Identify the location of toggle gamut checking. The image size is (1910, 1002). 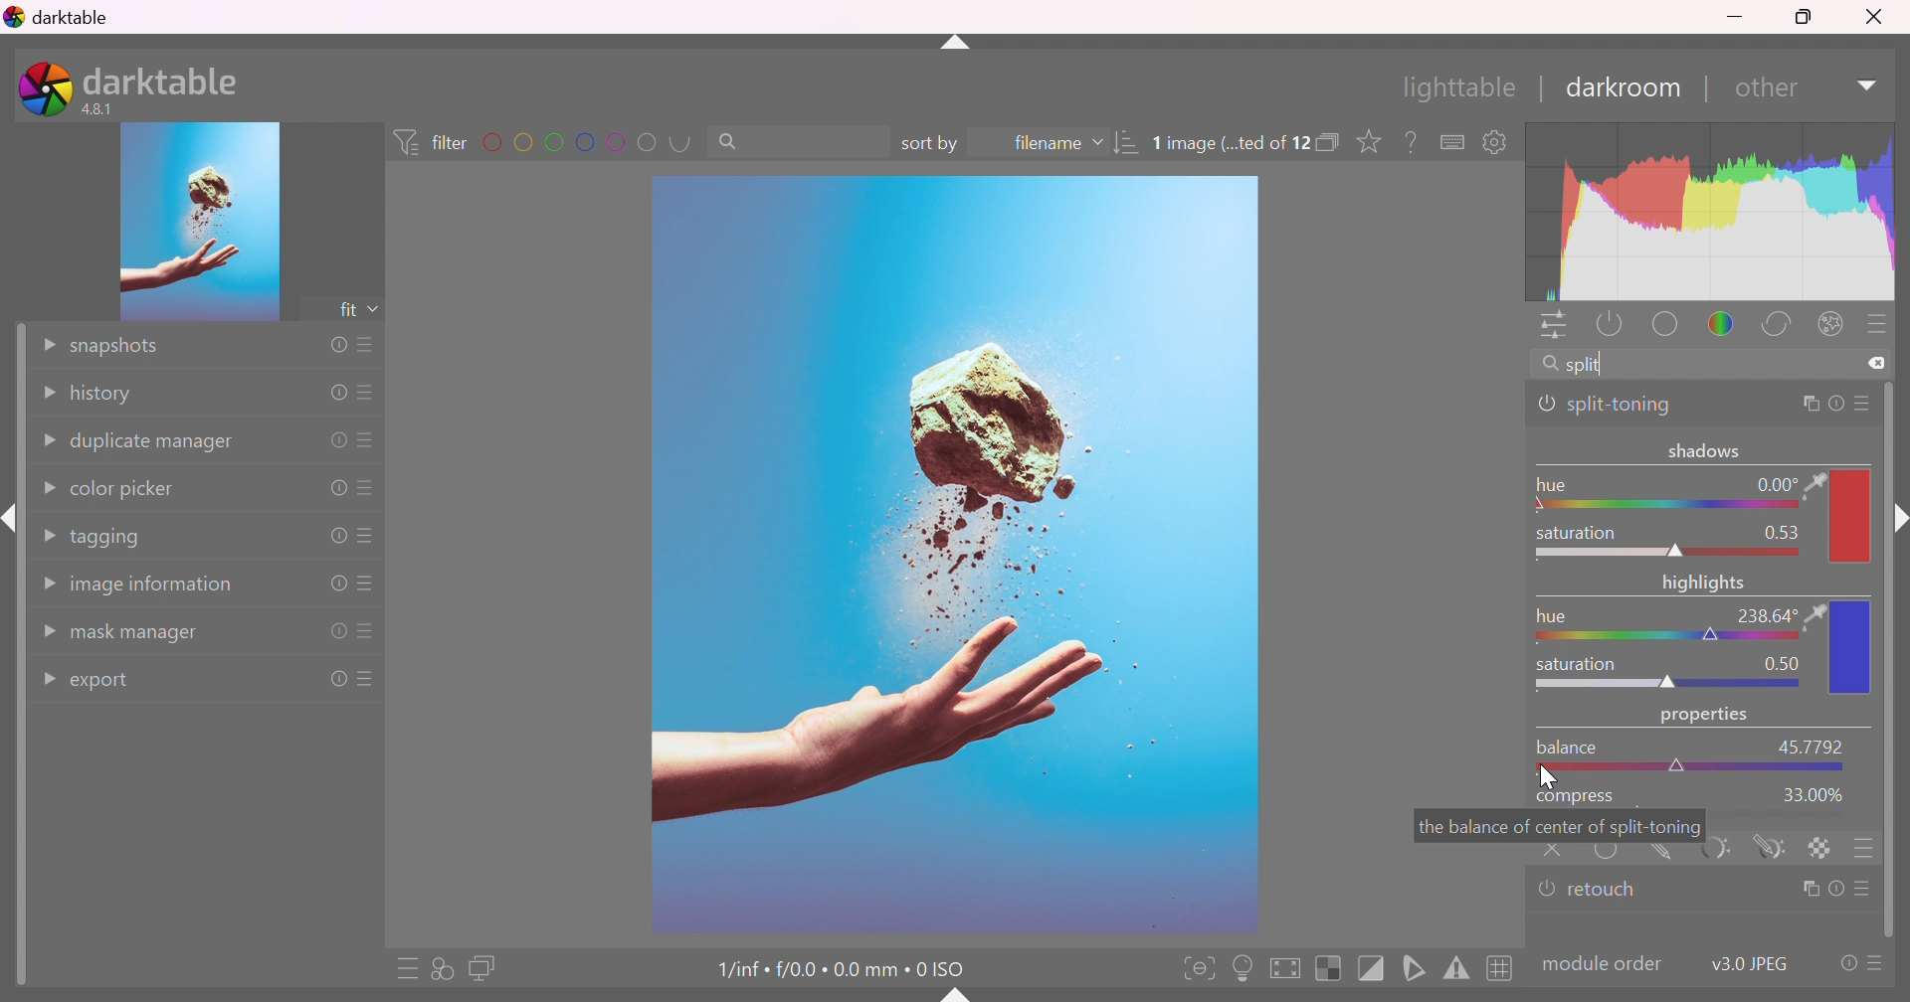
(1457, 971).